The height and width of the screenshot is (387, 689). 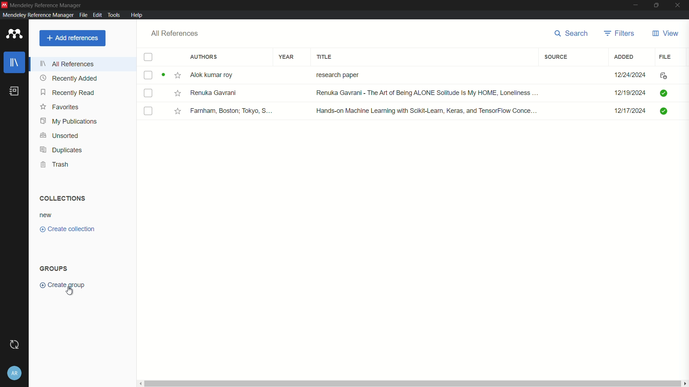 What do you see at coordinates (46, 215) in the screenshot?
I see `new` at bounding box center [46, 215].